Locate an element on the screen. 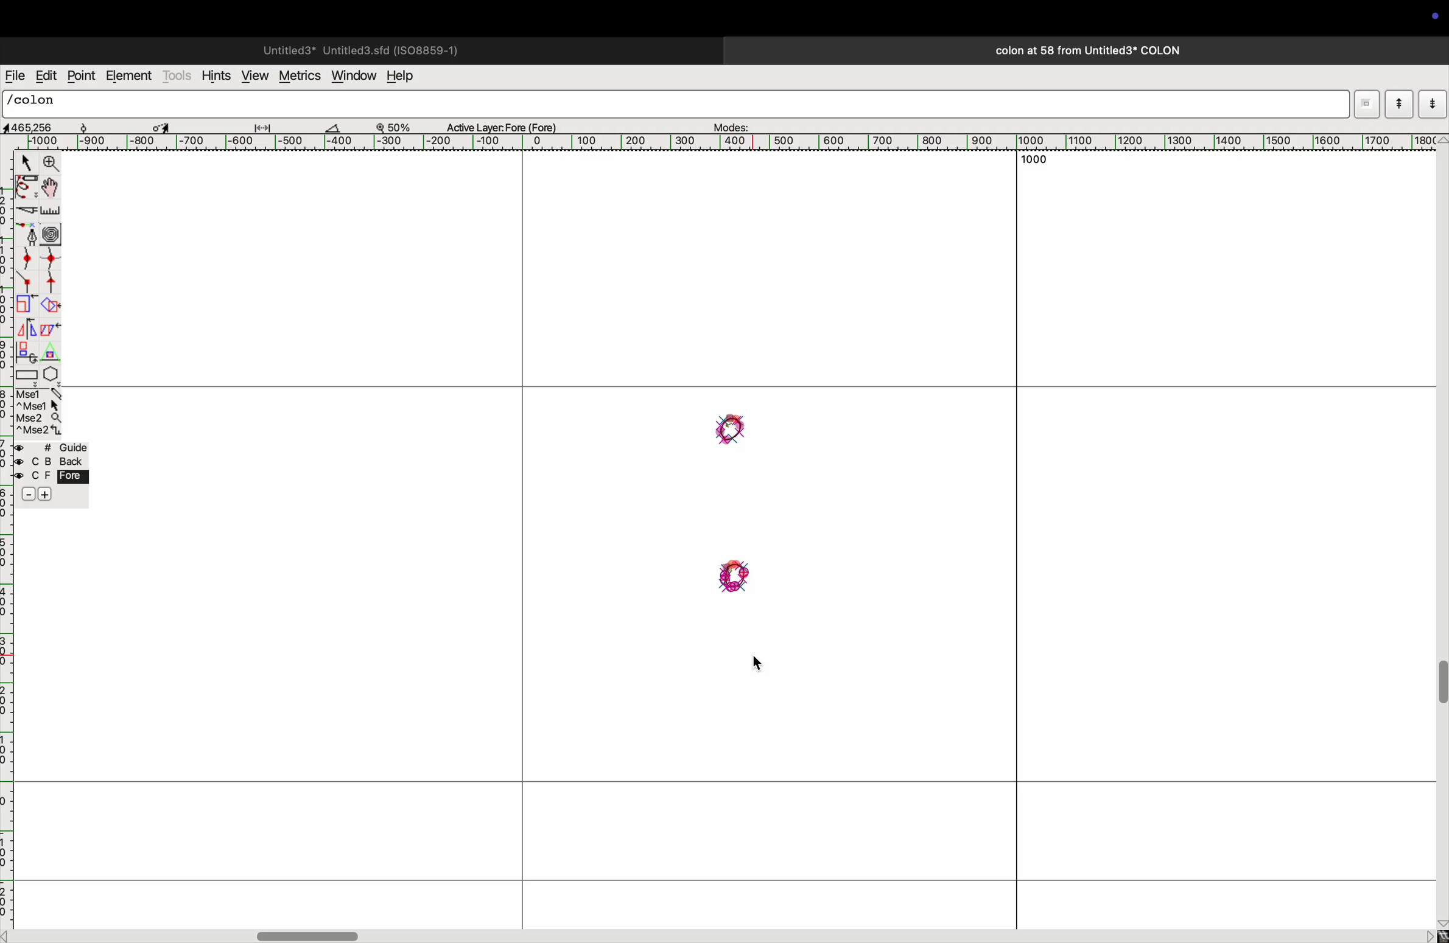 This screenshot has height=943, width=1449. pen is located at coordinates (27, 189).